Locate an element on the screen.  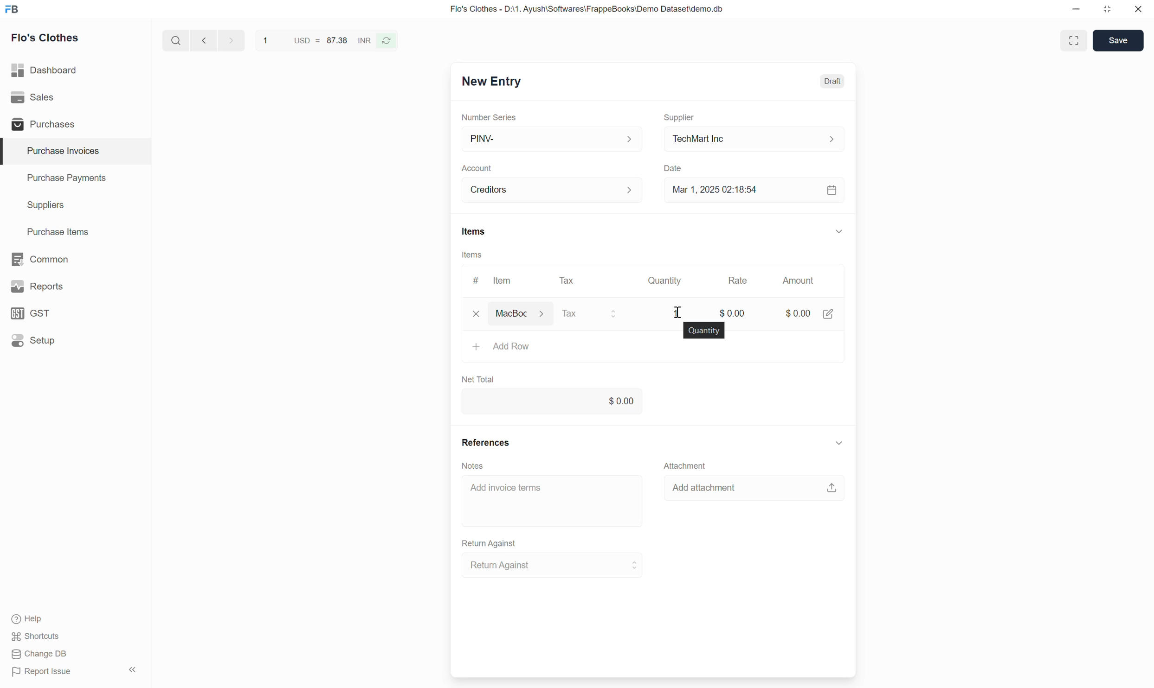
Minimize is located at coordinates (1076, 9).